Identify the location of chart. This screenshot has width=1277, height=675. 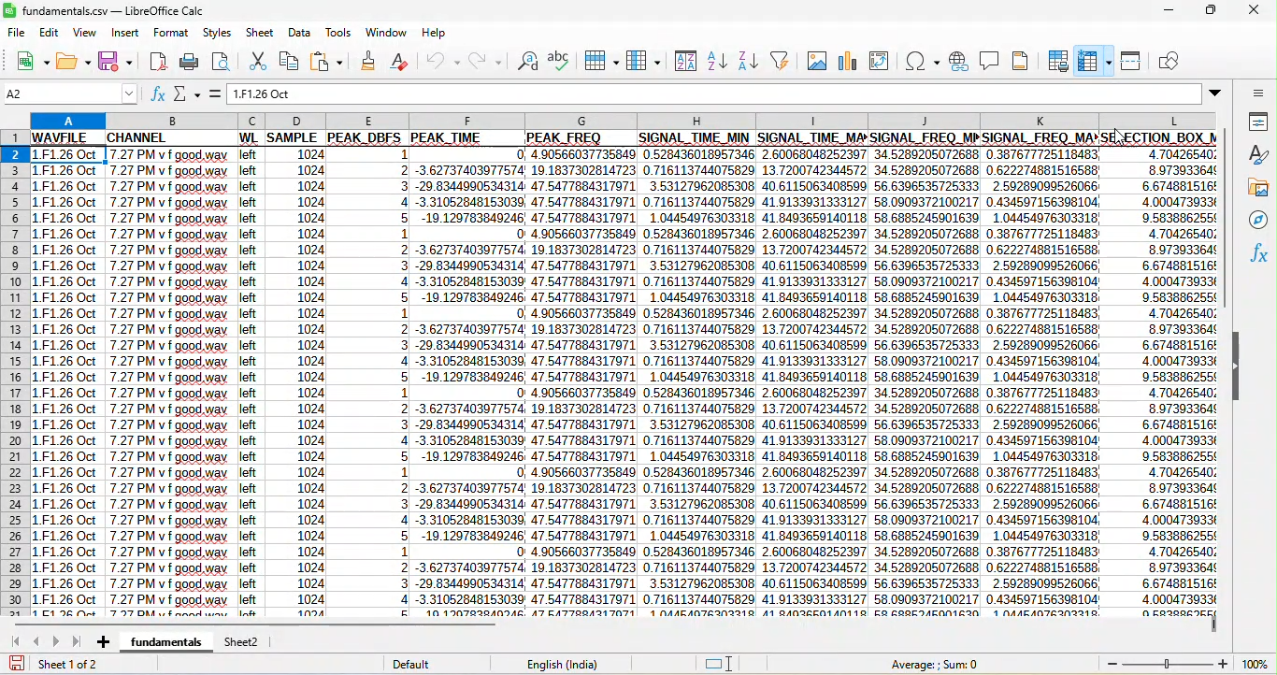
(846, 61).